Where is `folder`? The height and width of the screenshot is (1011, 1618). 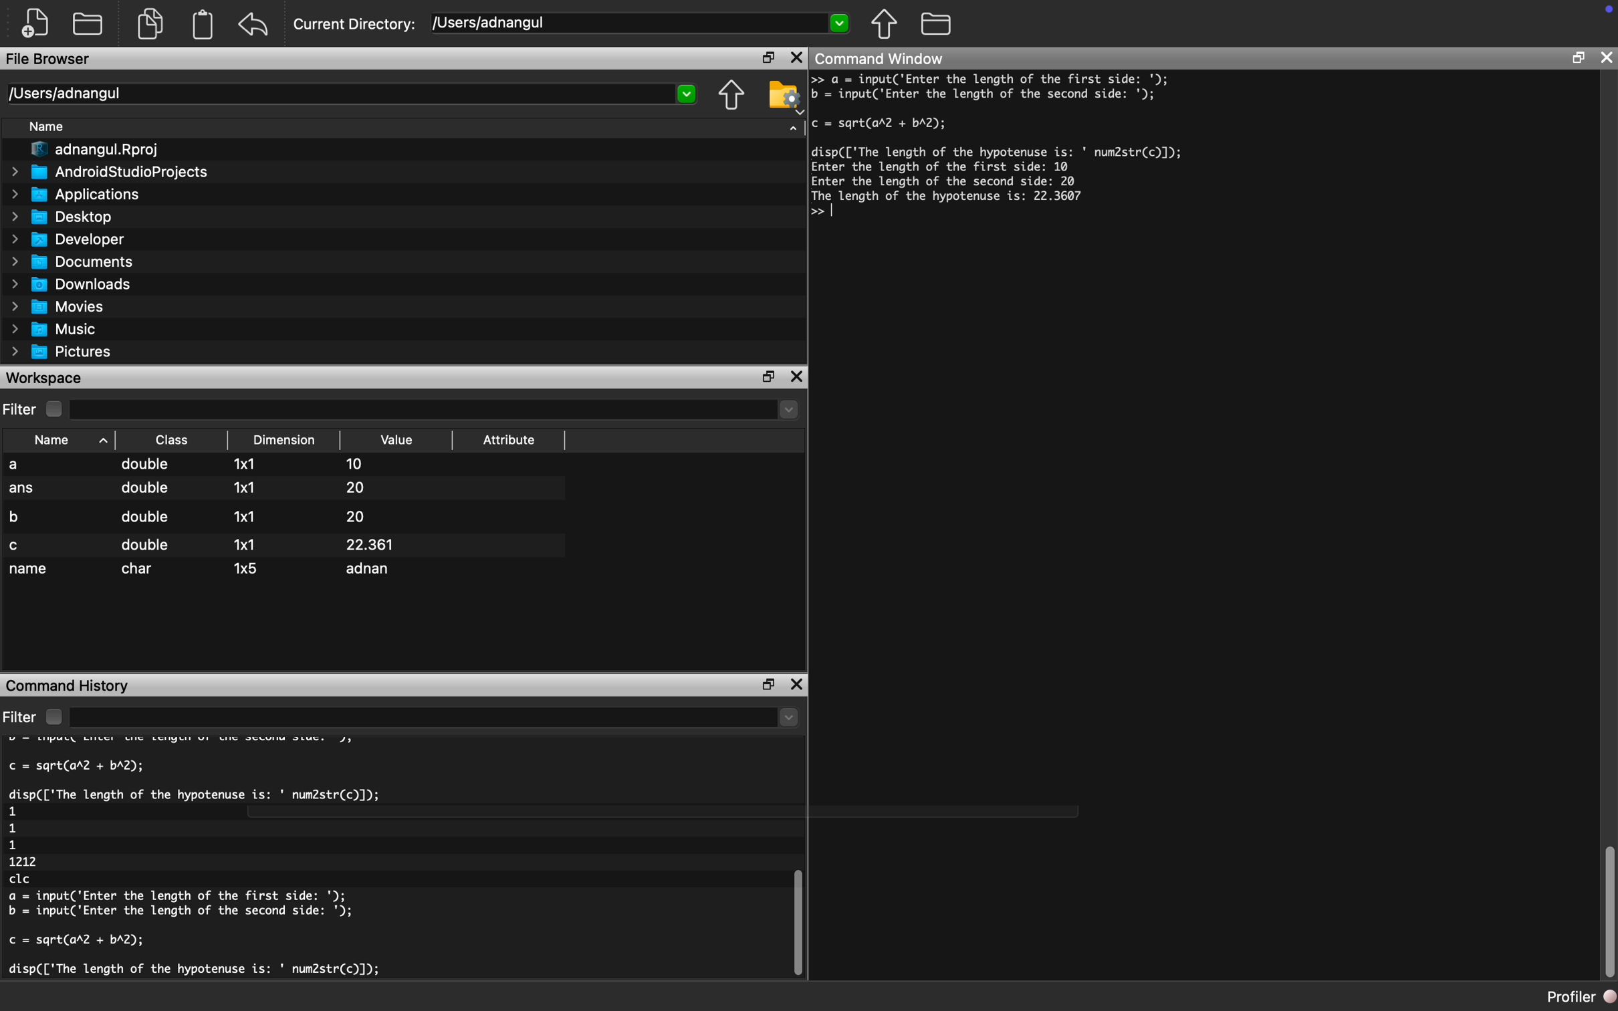 folder is located at coordinates (936, 22).